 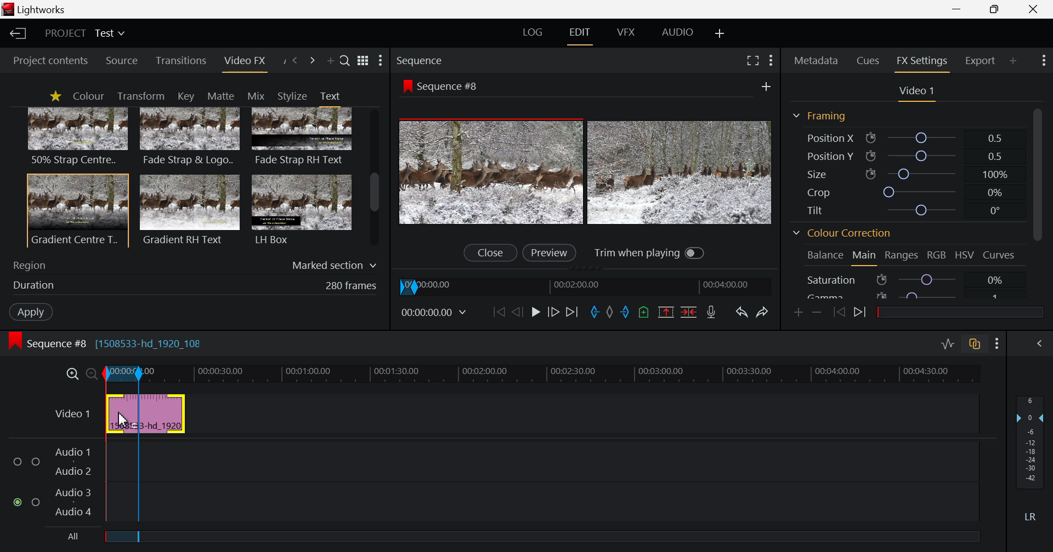 I want to click on Gradient Centre, so click(x=77, y=210).